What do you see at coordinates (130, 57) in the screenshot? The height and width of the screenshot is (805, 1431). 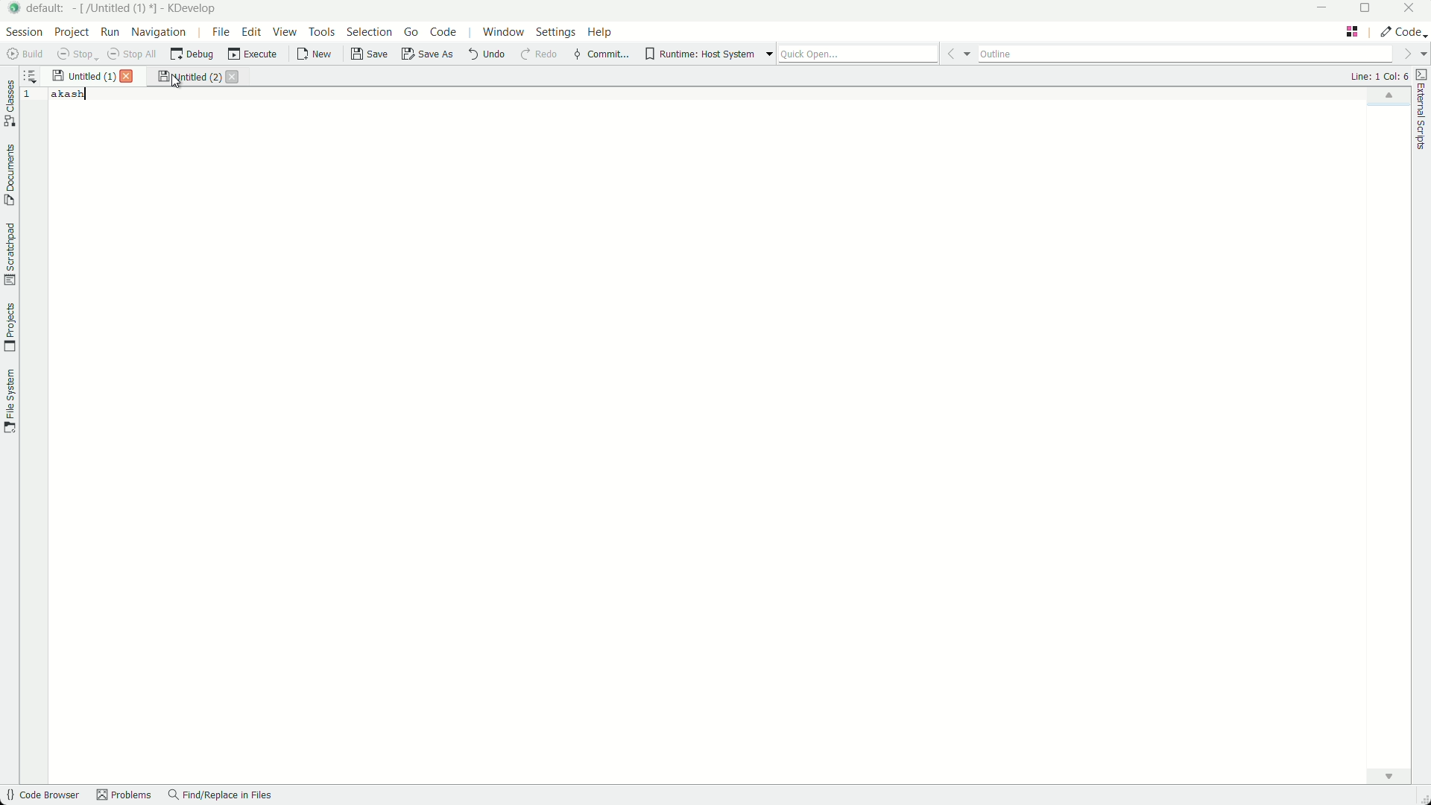 I see `stop all` at bounding box center [130, 57].